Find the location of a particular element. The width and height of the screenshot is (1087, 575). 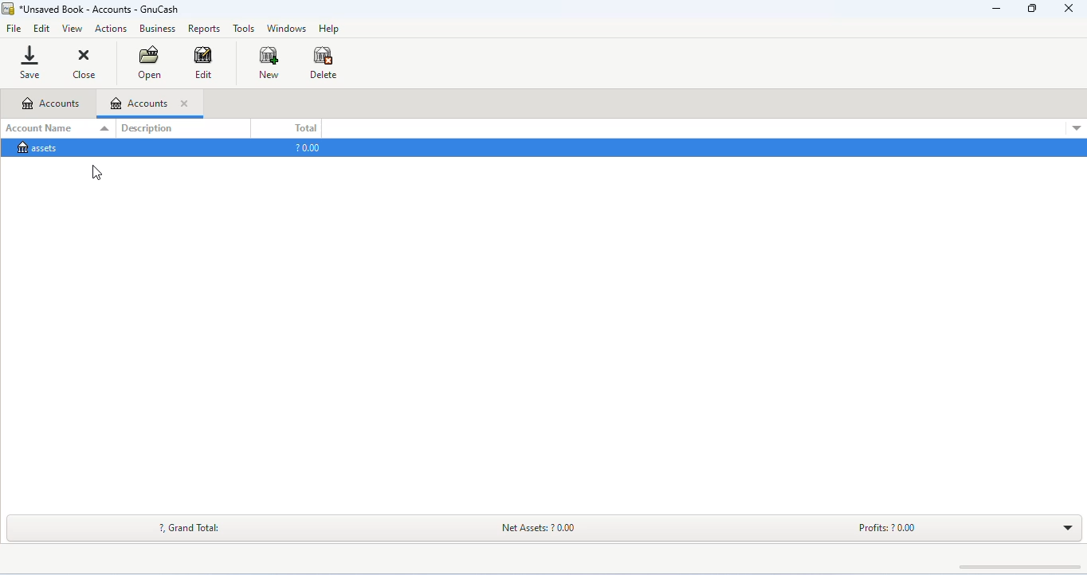

drop down is located at coordinates (1074, 127).